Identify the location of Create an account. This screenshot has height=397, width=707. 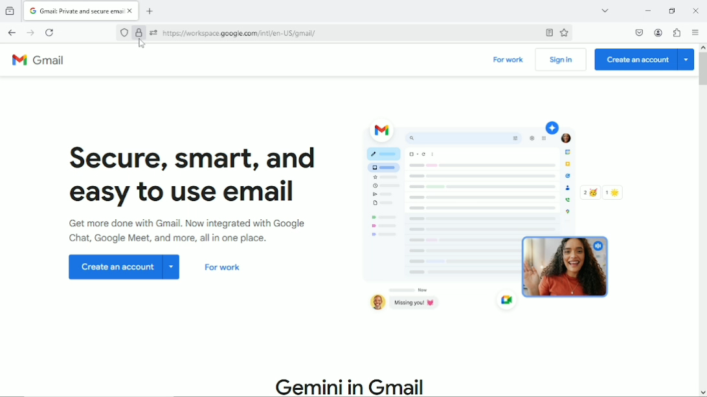
(124, 266).